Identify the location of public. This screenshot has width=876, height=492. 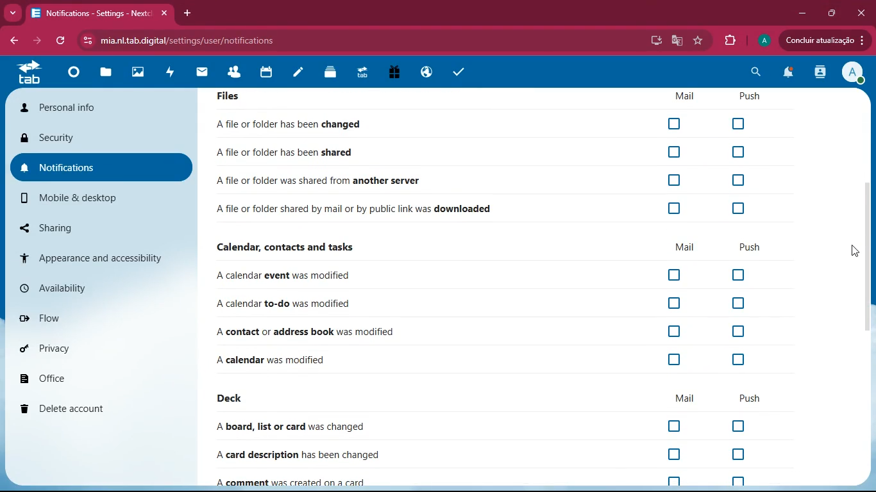
(429, 72).